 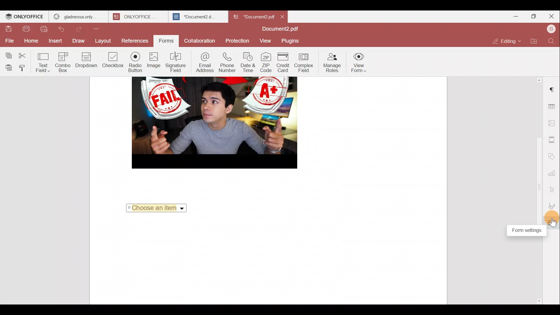 What do you see at coordinates (199, 41) in the screenshot?
I see `Collaboration` at bounding box center [199, 41].